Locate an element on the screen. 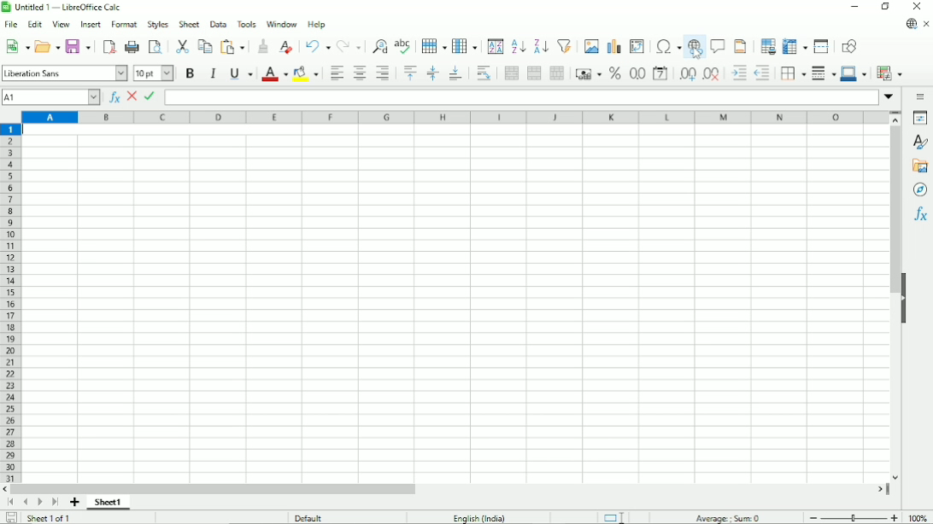 The width and height of the screenshot is (933, 524). Sort ascending is located at coordinates (519, 47).